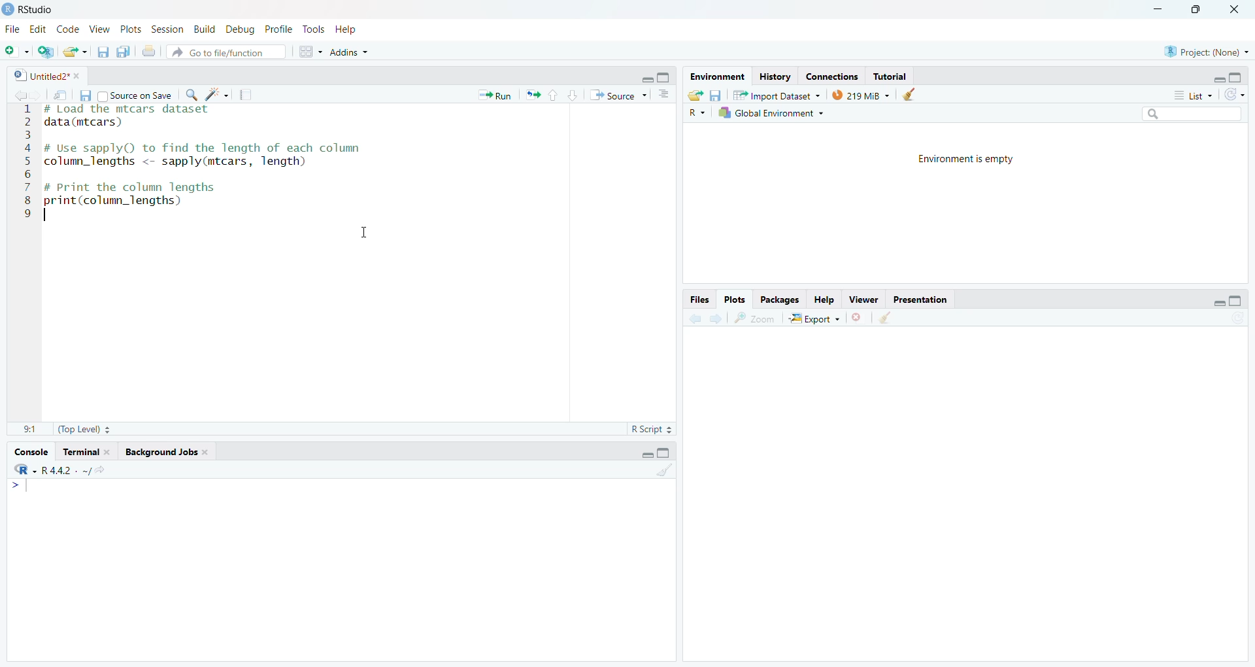 The height and width of the screenshot is (667, 1255). What do you see at coordinates (45, 52) in the screenshot?
I see `Create Project` at bounding box center [45, 52].